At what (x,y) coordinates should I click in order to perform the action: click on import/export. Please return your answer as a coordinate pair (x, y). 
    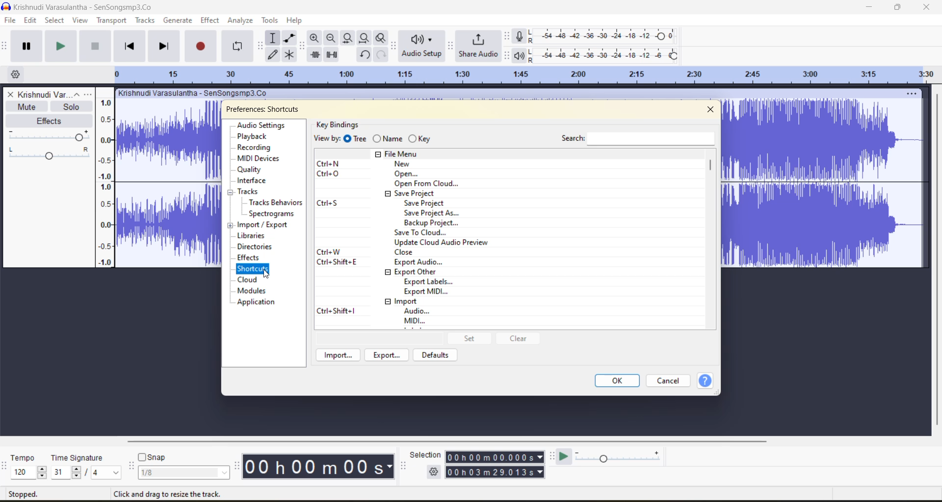
    Looking at the image, I should click on (267, 226).